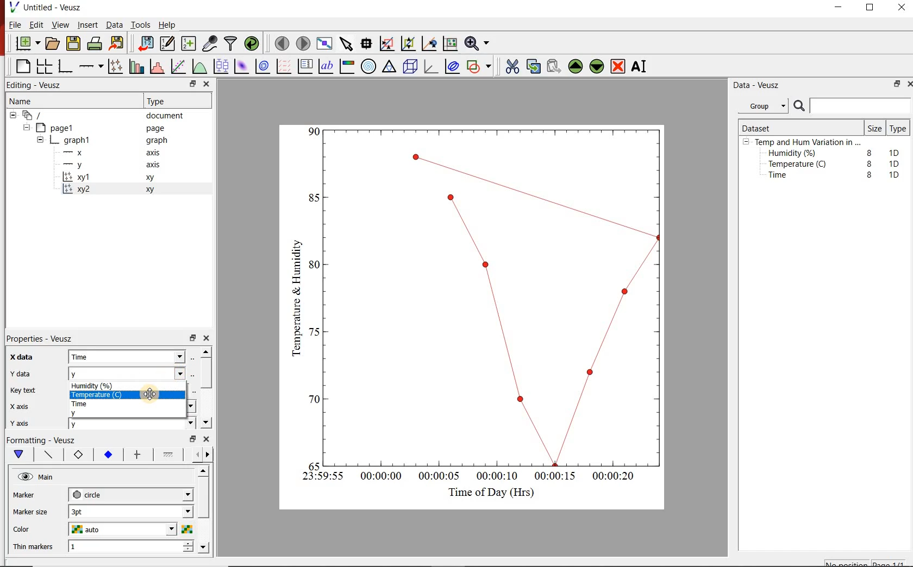  Describe the element at coordinates (158, 129) in the screenshot. I see `page` at that location.